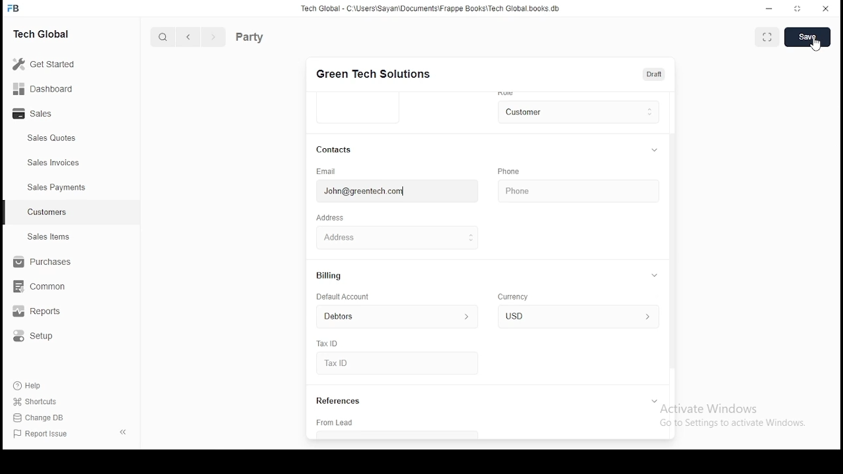  What do you see at coordinates (43, 434) in the screenshot?
I see `Report issue` at bounding box center [43, 434].